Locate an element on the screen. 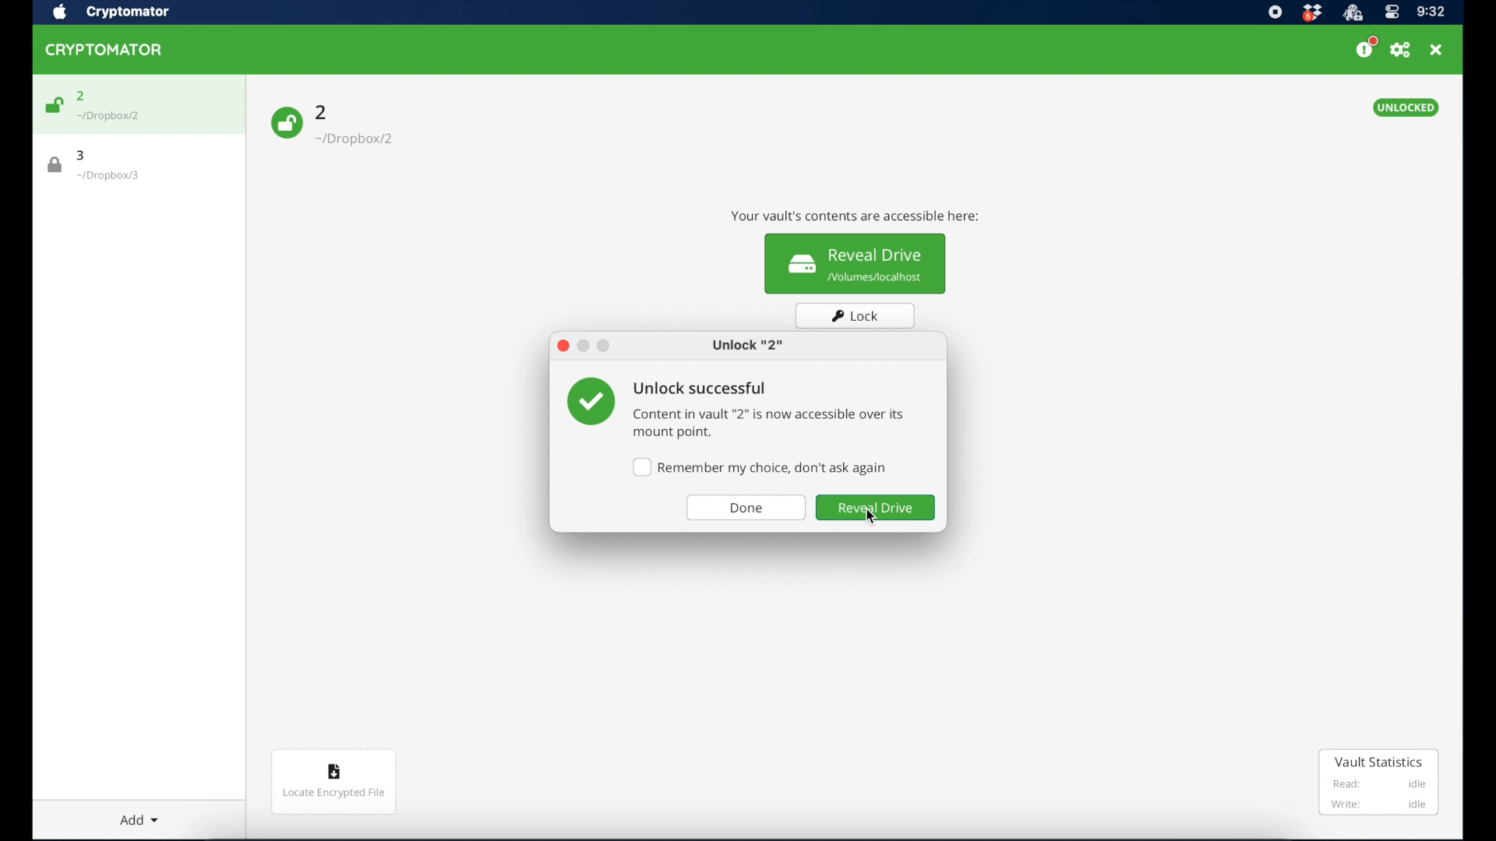  info is located at coordinates (857, 216).